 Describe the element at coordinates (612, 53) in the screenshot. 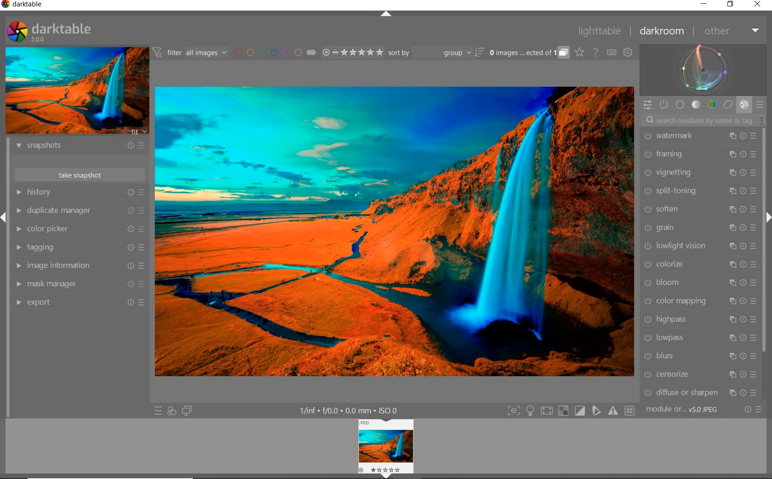

I see `SET KEYBOARD SHORTCUTS` at that location.